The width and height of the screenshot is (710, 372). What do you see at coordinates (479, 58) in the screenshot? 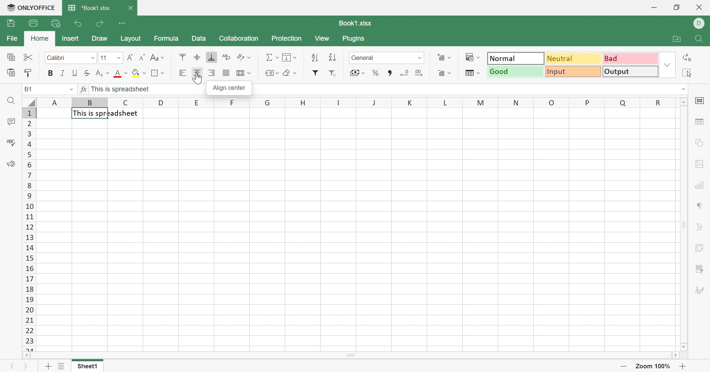
I see `Drop Down` at bounding box center [479, 58].